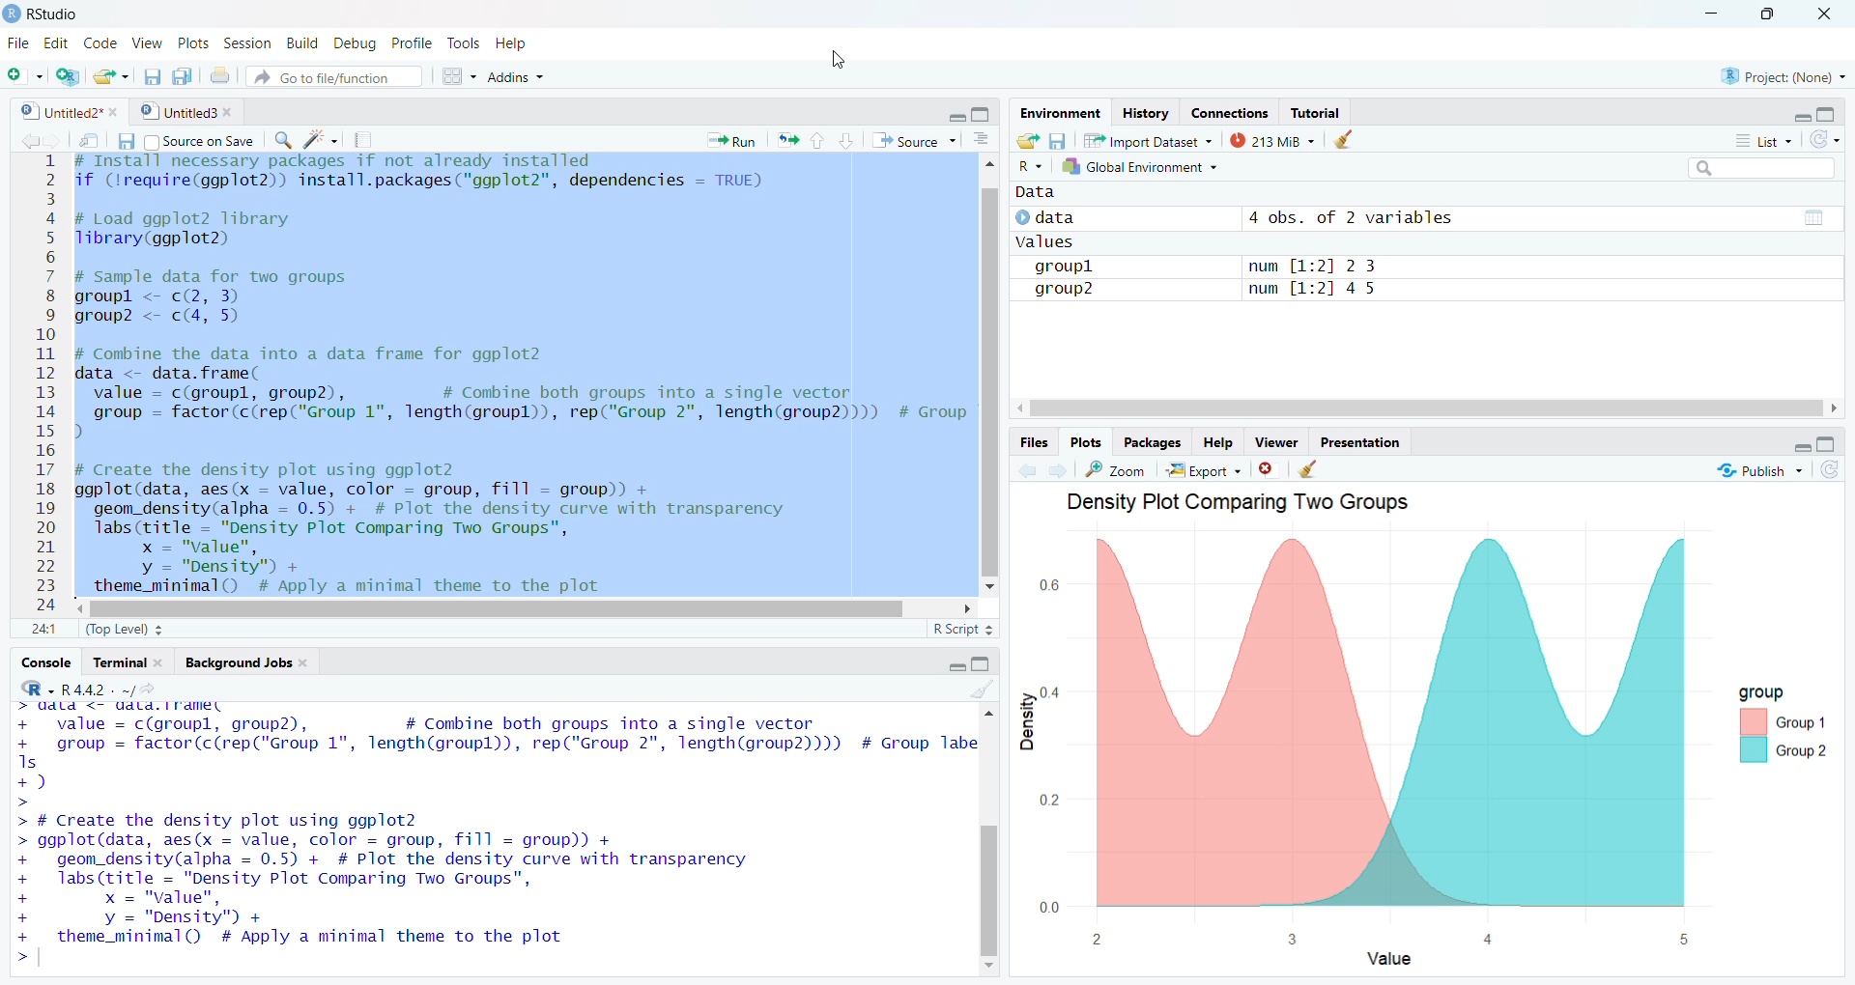  Describe the element at coordinates (993, 398) in the screenshot. I see `slidebar` at that location.